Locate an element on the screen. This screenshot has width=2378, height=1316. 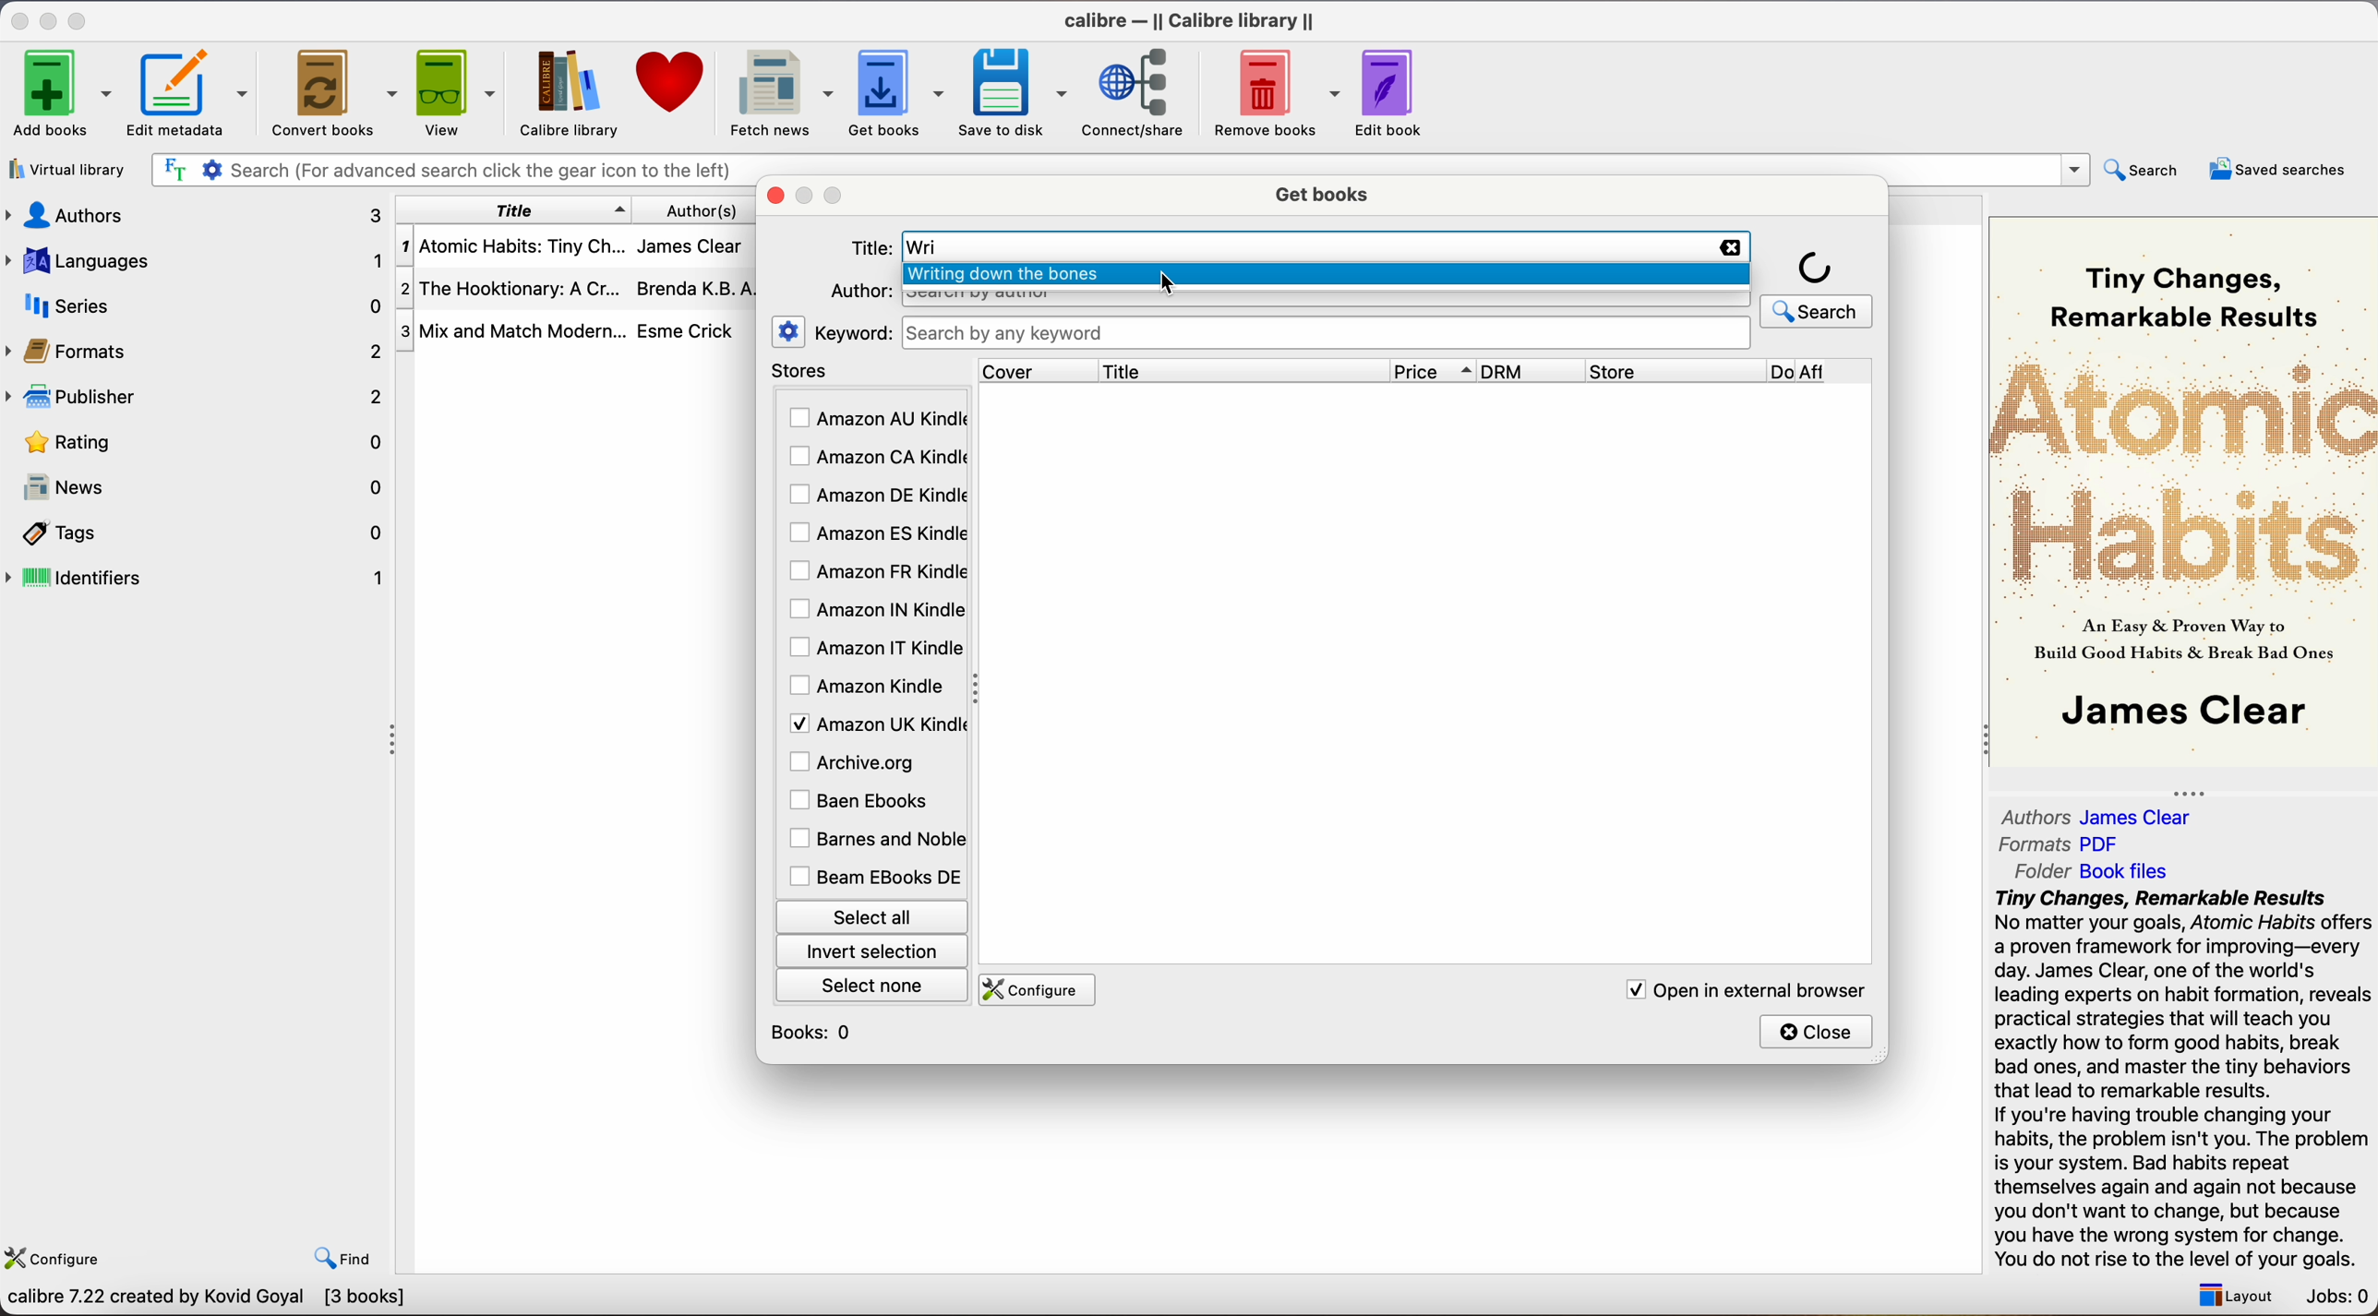
baen ebooks is located at coordinates (863, 802).